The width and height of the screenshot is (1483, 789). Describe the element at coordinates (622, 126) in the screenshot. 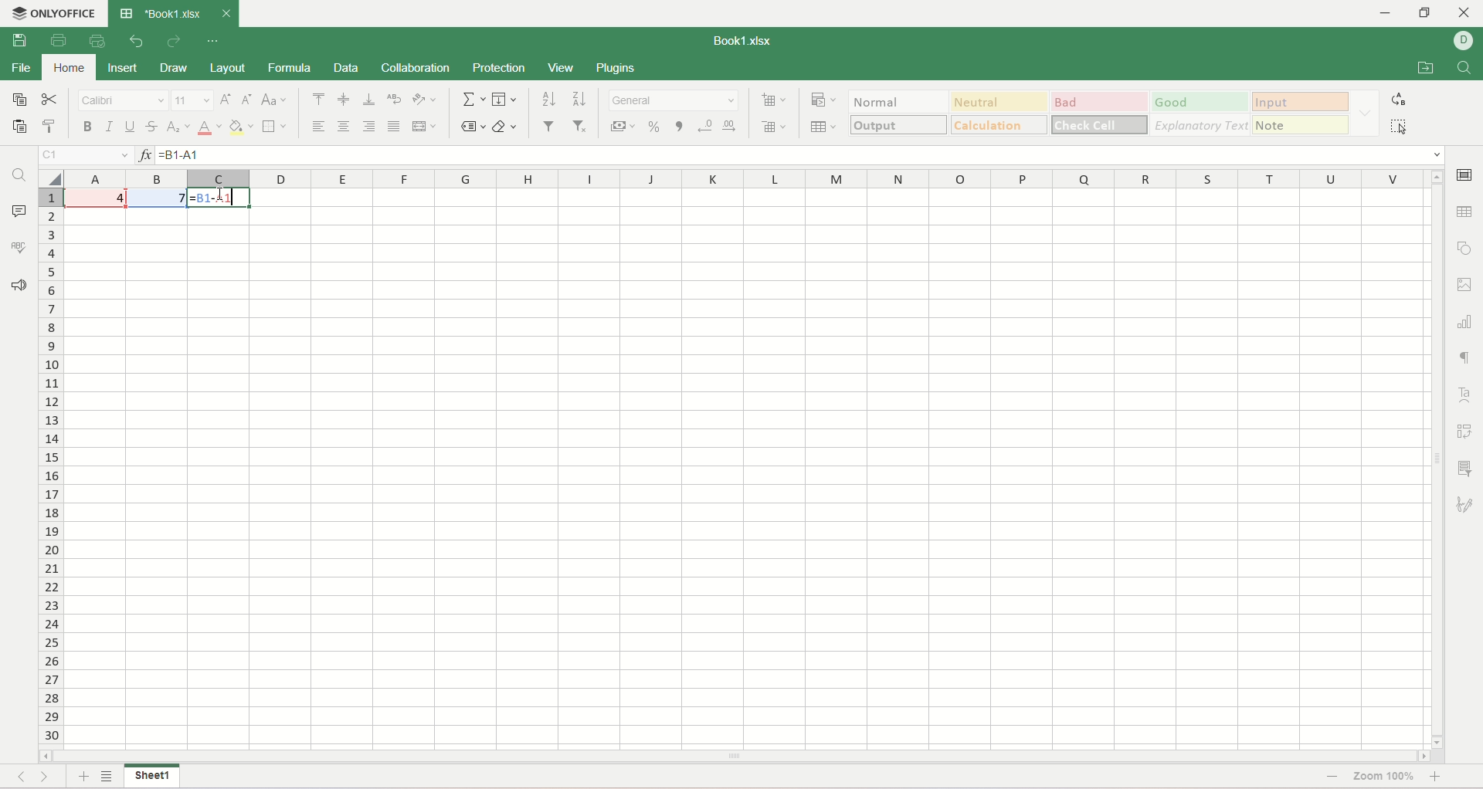

I see `currency format` at that location.